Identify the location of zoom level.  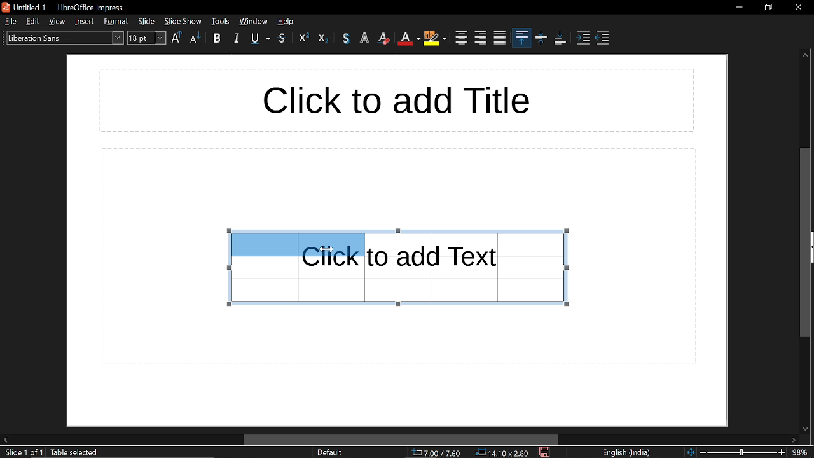
(801, 452).